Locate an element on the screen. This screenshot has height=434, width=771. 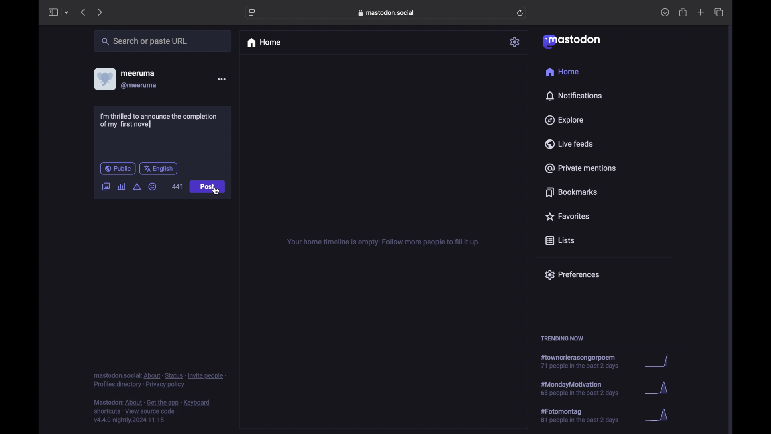
new tab overview is located at coordinates (701, 12).